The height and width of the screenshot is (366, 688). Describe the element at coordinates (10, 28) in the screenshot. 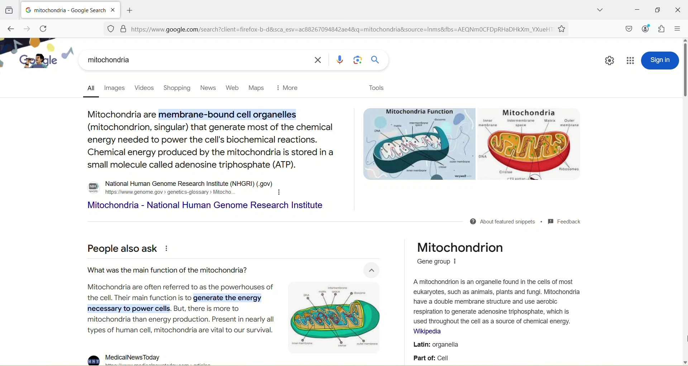

I see `go back one page` at that location.